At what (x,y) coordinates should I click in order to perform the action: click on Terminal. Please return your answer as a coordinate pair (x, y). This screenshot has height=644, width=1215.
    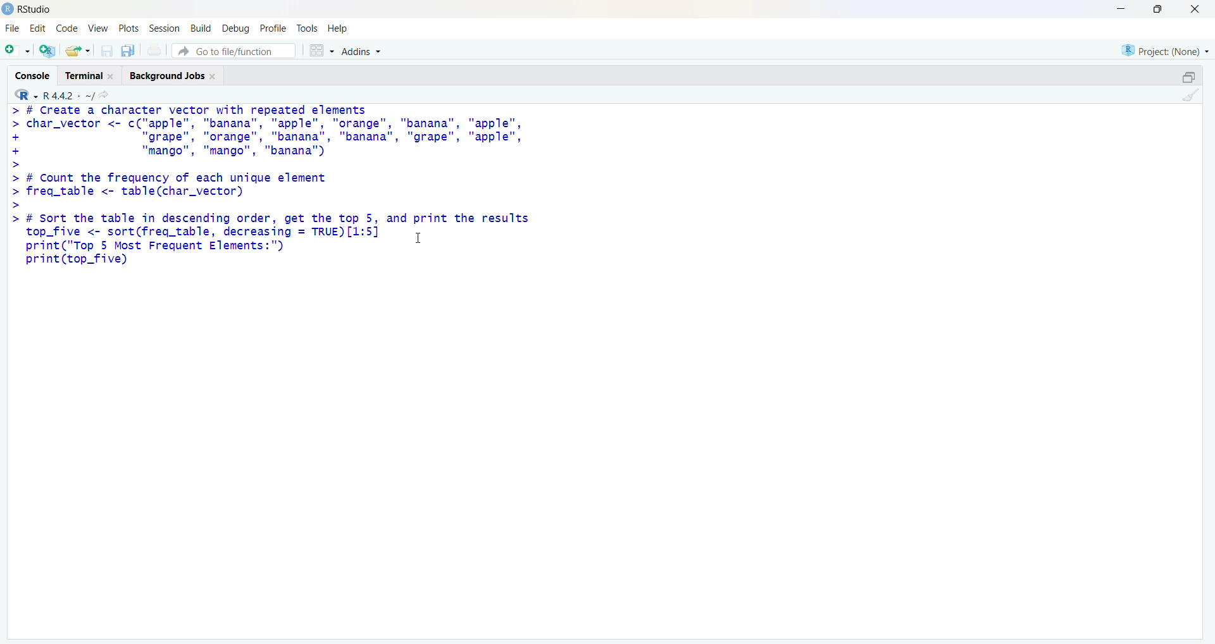
    Looking at the image, I should click on (90, 75).